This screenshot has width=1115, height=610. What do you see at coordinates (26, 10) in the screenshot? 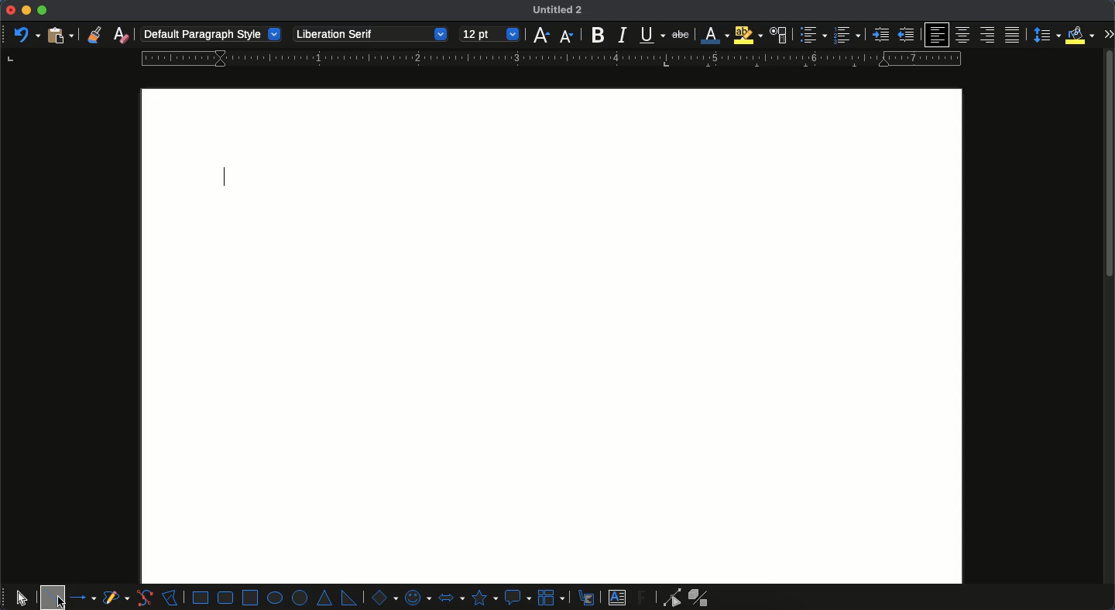
I see `minimize` at bounding box center [26, 10].